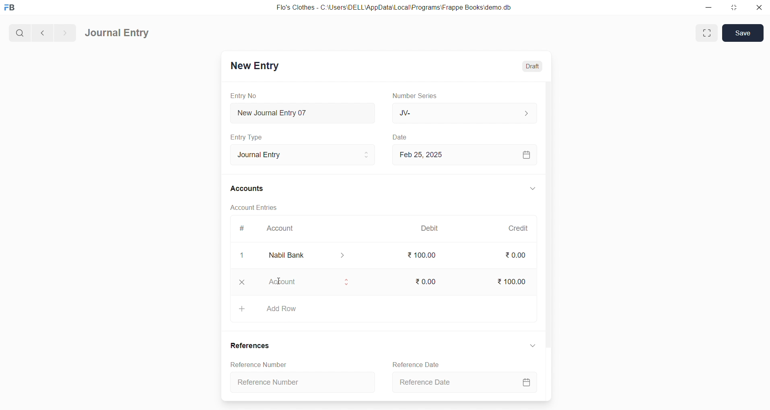 The image size is (770, 410). What do you see at coordinates (19, 32) in the screenshot?
I see `search` at bounding box center [19, 32].